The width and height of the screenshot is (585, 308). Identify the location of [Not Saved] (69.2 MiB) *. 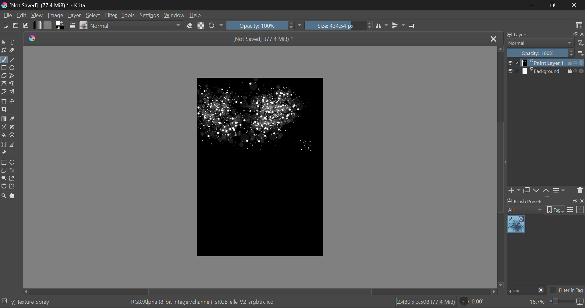
(263, 40).